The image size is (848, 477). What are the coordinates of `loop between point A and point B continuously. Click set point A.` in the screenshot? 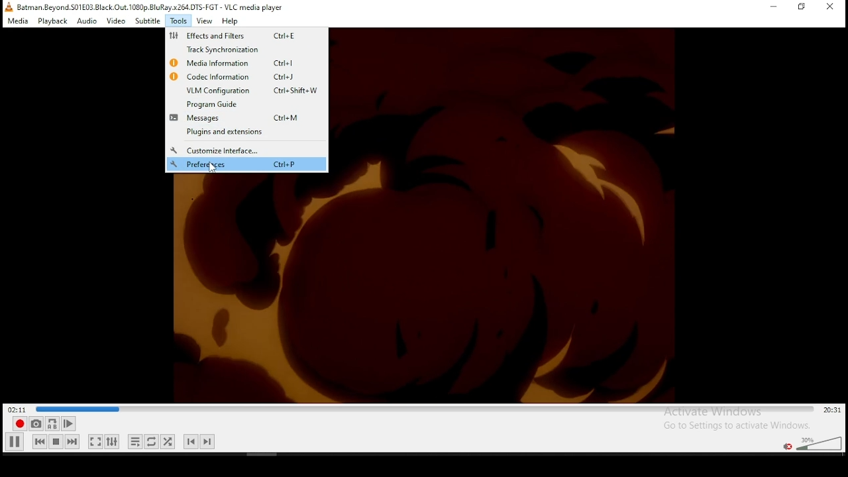 It's located at (52, 424).